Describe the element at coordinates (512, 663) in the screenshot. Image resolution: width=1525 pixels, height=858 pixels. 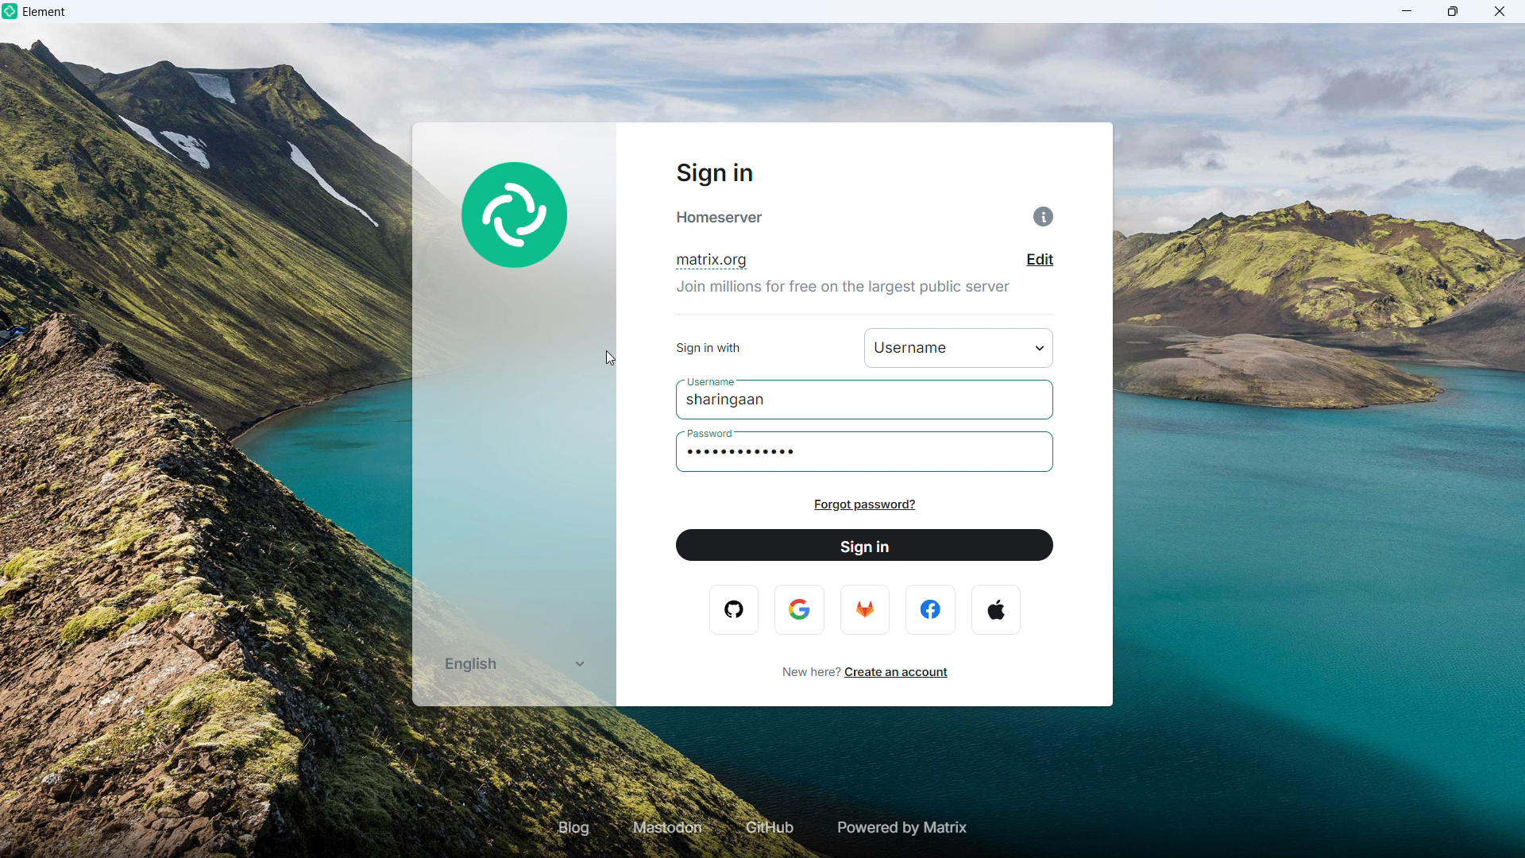
I see `Select language ` at that location.